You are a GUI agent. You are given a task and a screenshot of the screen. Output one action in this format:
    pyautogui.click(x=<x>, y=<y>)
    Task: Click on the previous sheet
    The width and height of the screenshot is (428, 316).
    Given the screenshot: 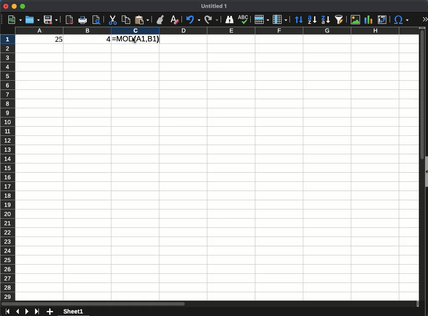 What is the action you would take?
    pyautogui.click(x=18, y=311)
    